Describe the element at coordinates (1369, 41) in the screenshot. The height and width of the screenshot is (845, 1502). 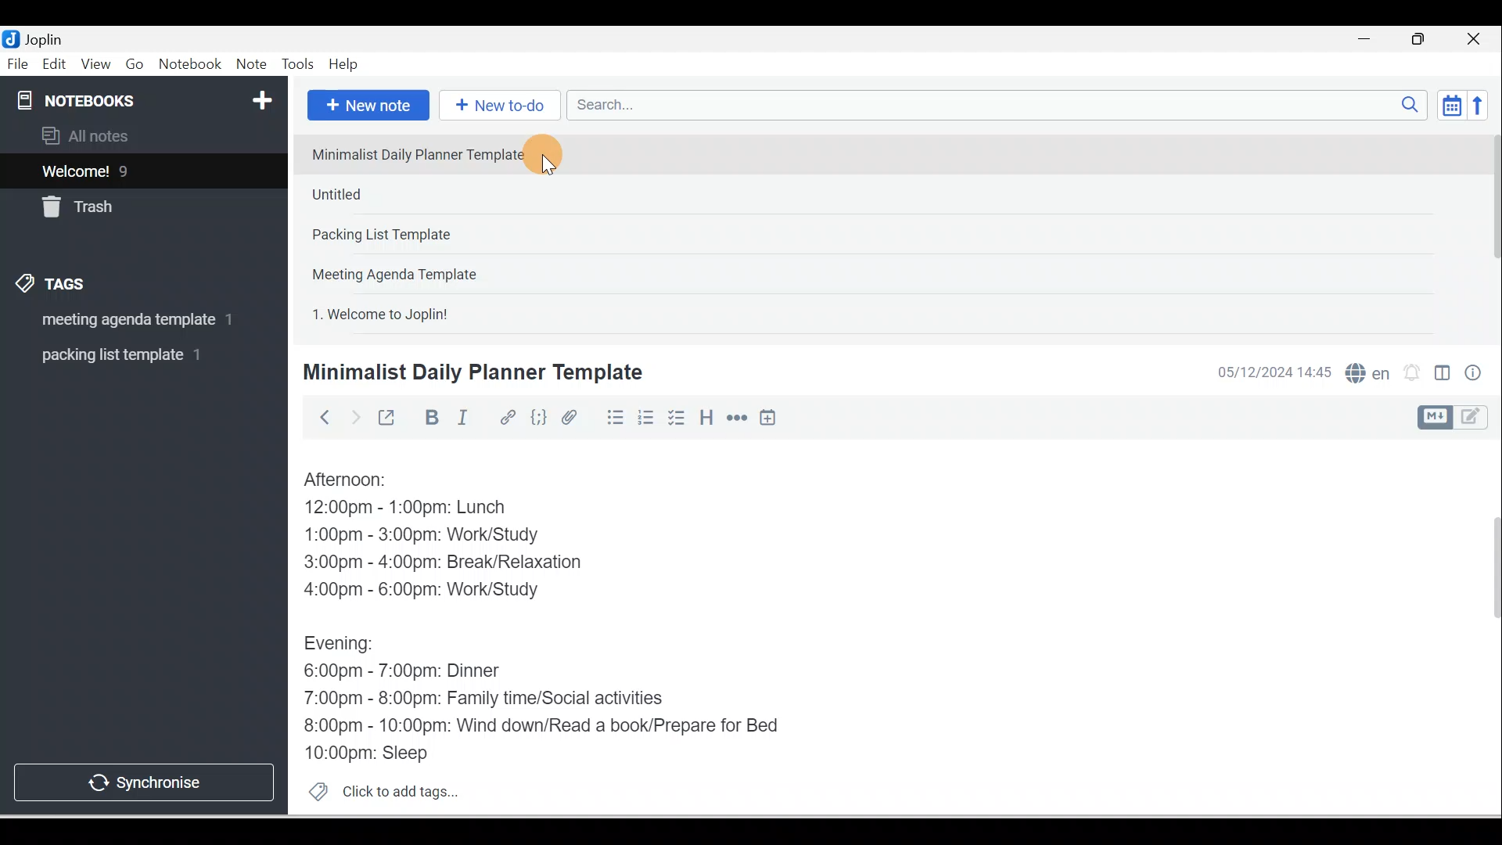
I see `Minimise` at that location.